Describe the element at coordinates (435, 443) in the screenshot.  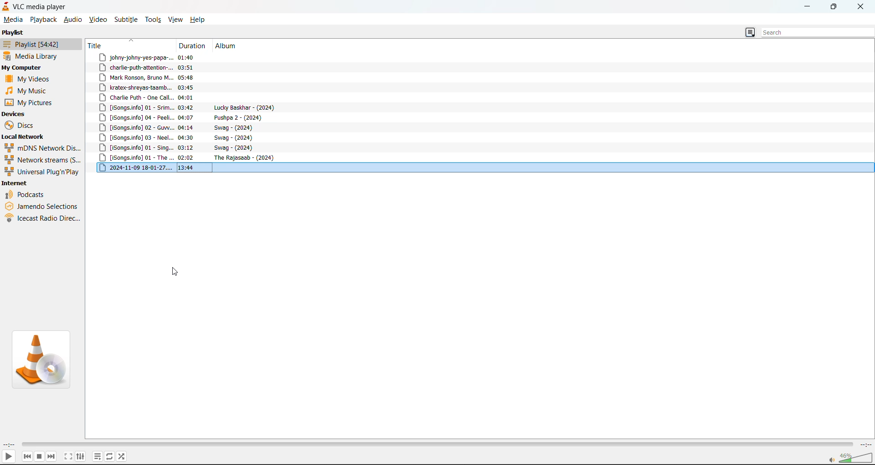
I see `track slider` at that location.